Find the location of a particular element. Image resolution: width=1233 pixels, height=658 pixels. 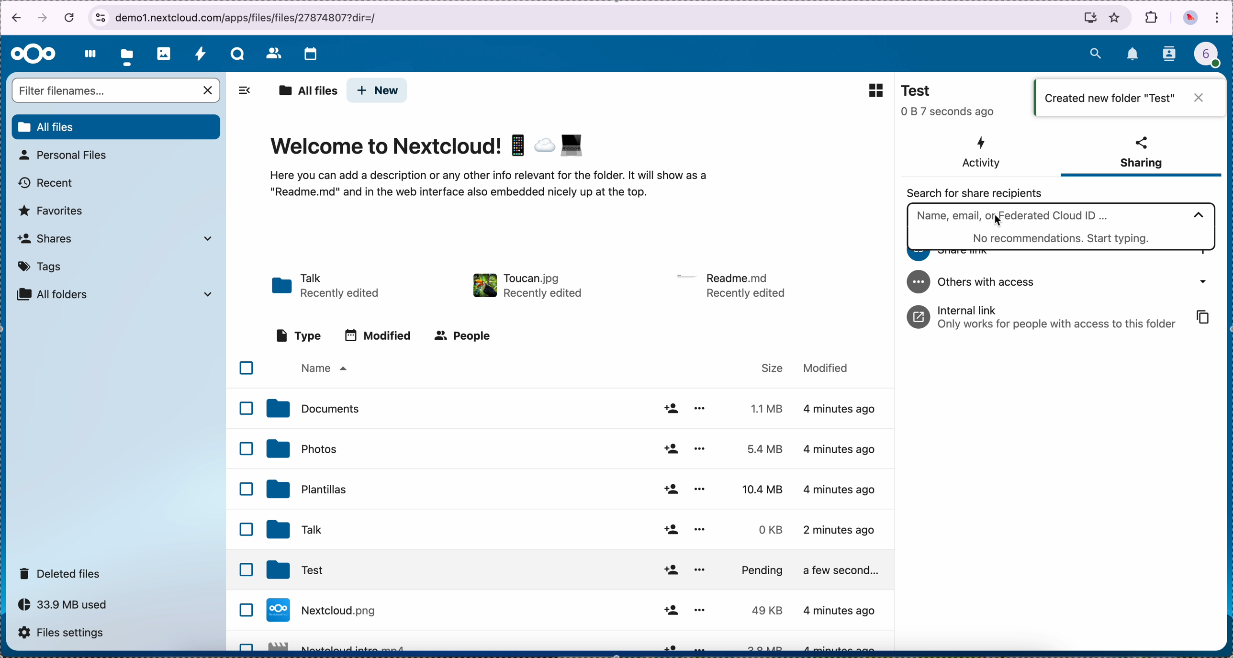

others with access is located at coordinates (1058, 282).